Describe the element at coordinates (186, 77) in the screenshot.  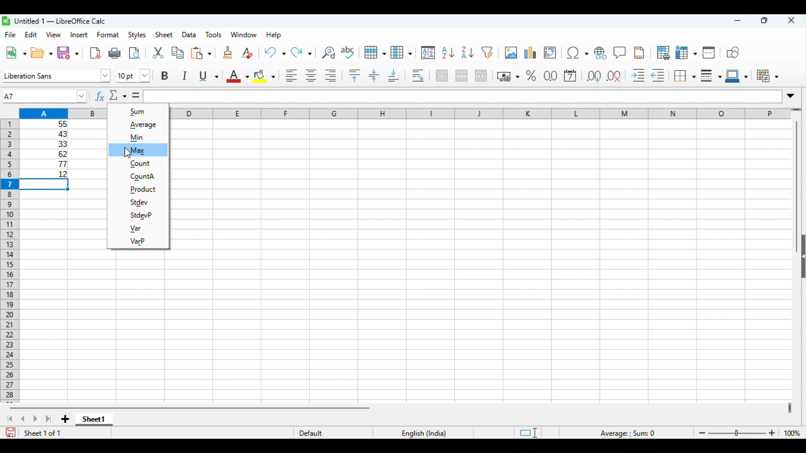
I see `italics` at that location.